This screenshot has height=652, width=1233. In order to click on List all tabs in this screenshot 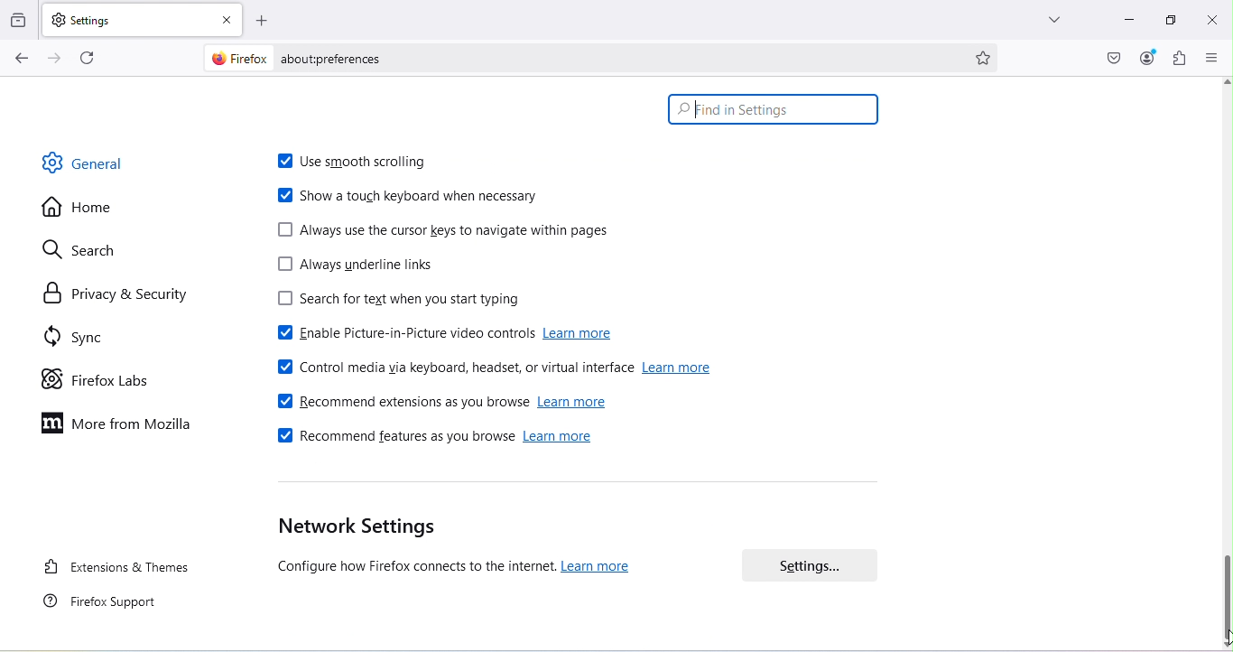, I will do `click(1046, 16)`.